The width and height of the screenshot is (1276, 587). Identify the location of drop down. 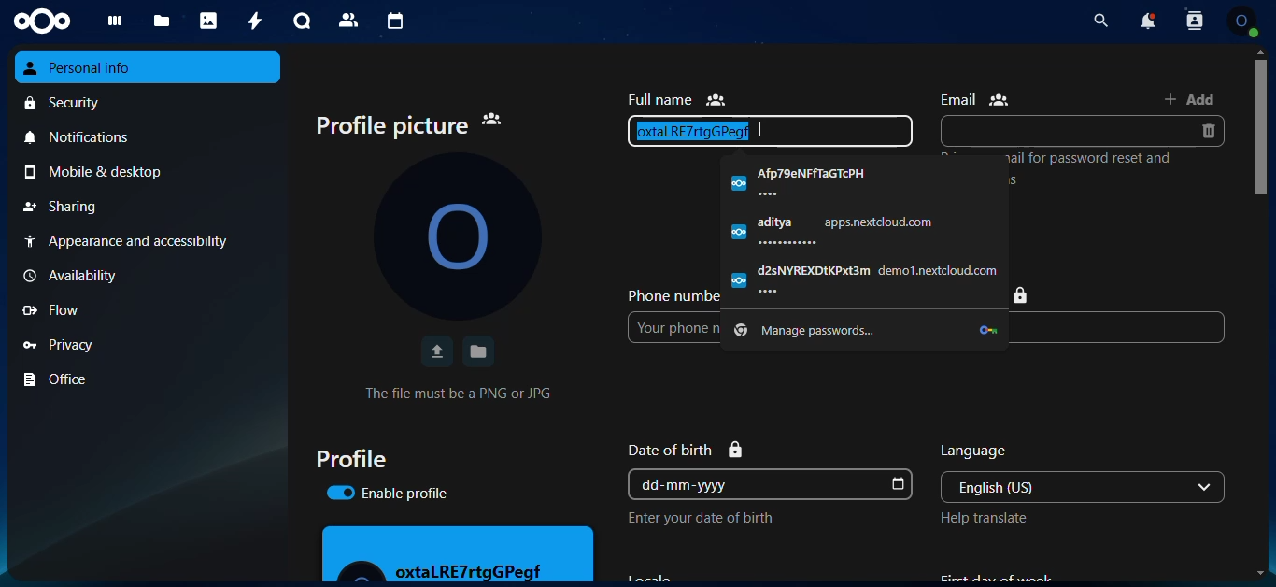
(1205, 487).